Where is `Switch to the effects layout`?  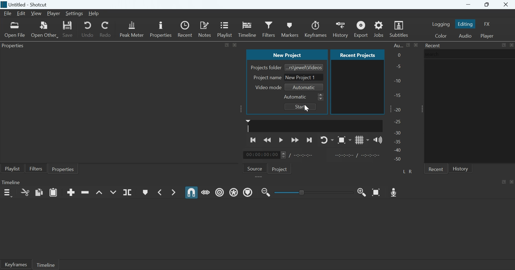 Switch to the effects layout is located at coordinates (487, 24).